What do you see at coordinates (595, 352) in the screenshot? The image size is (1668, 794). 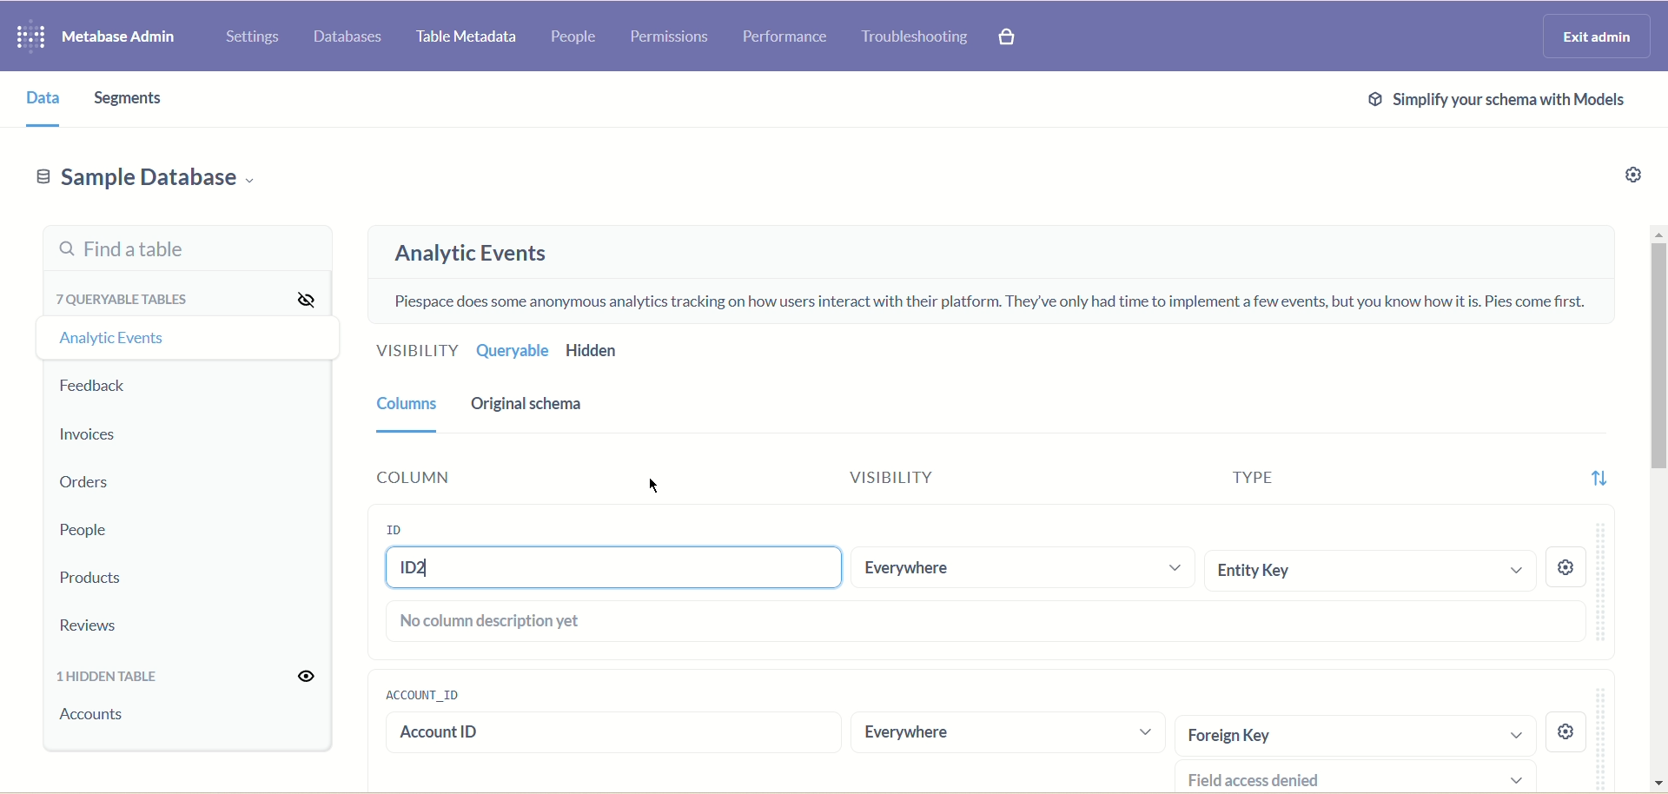 I see `Hidden` at bounding box center [595, 352].